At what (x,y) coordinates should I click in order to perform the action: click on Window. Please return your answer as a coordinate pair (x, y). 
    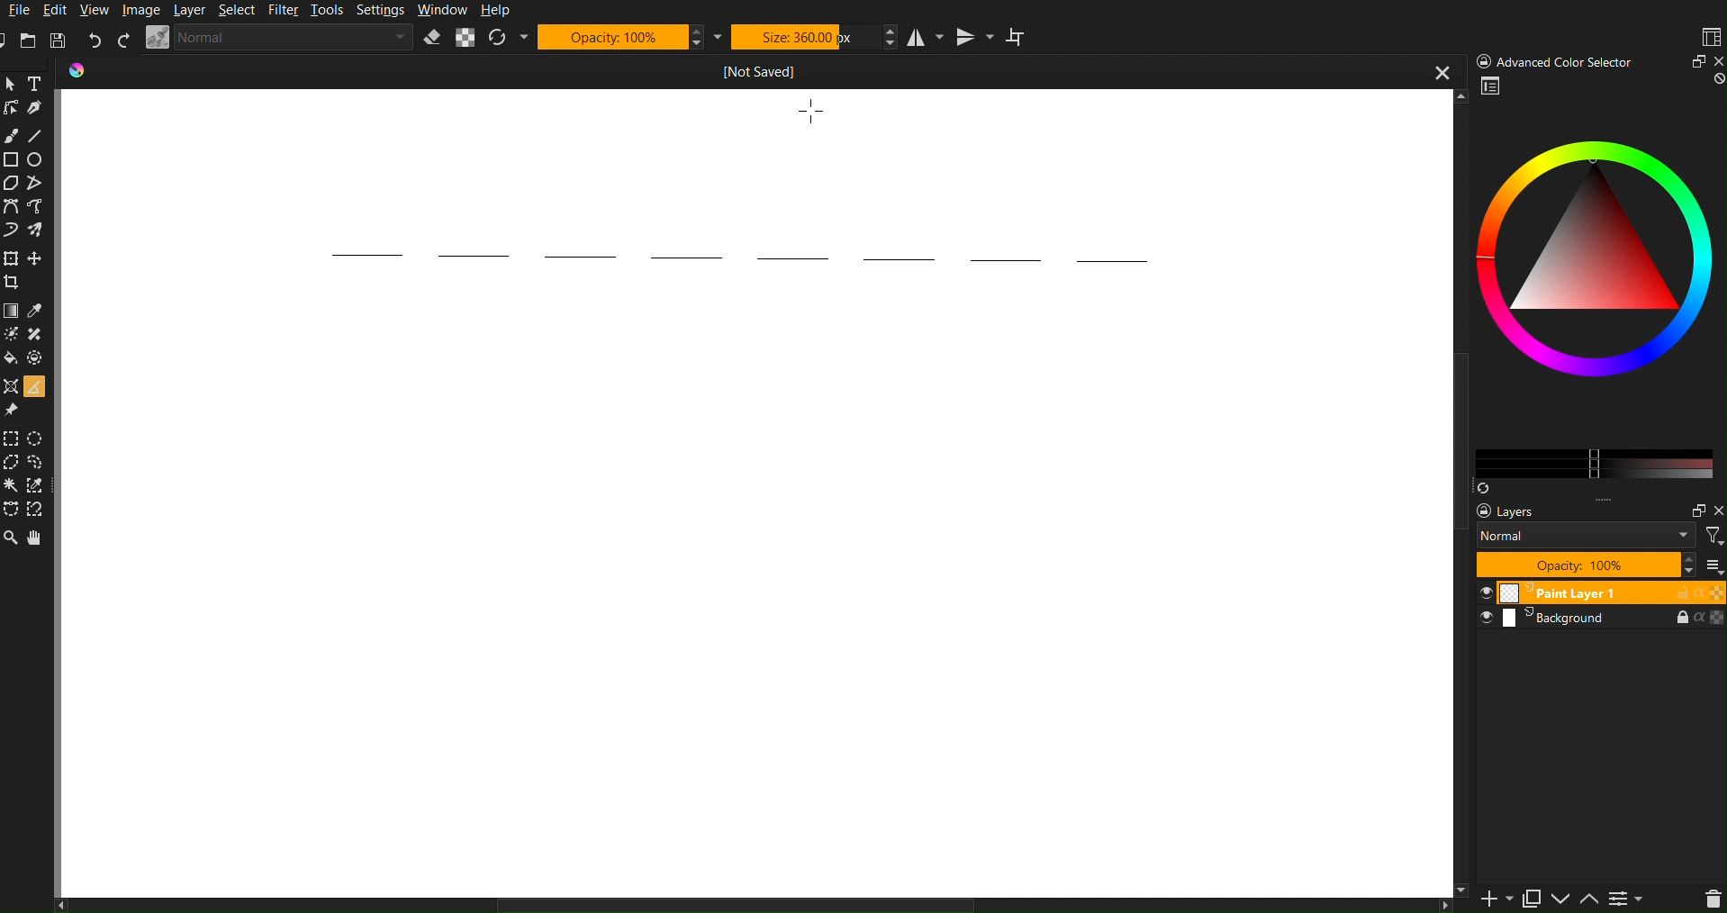
    Looking at the image, I should click on (441, 11).